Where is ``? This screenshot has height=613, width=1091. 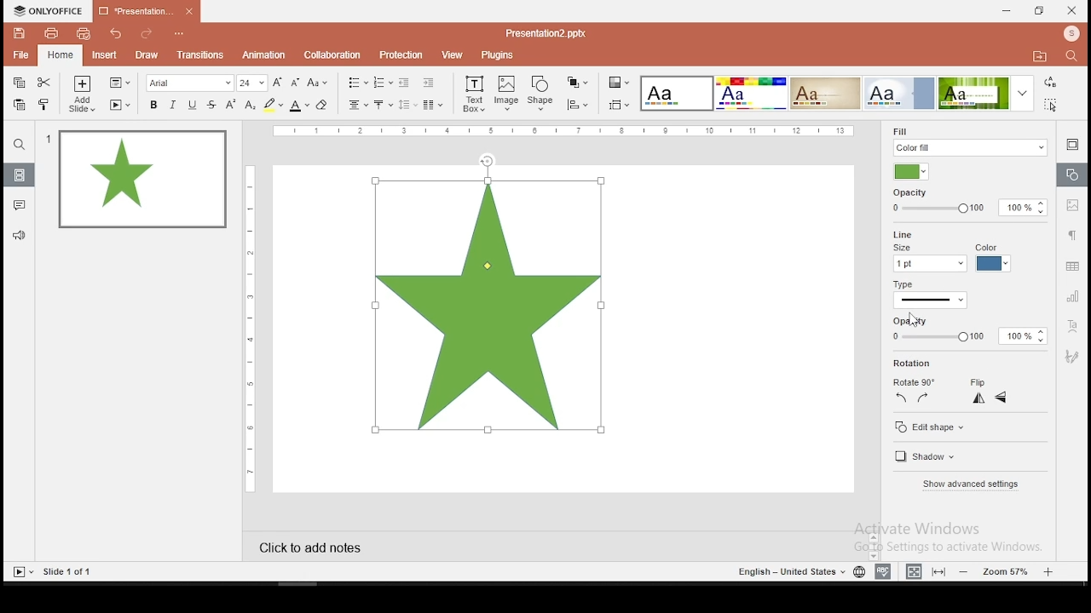  is located at coordinates (750, 94).